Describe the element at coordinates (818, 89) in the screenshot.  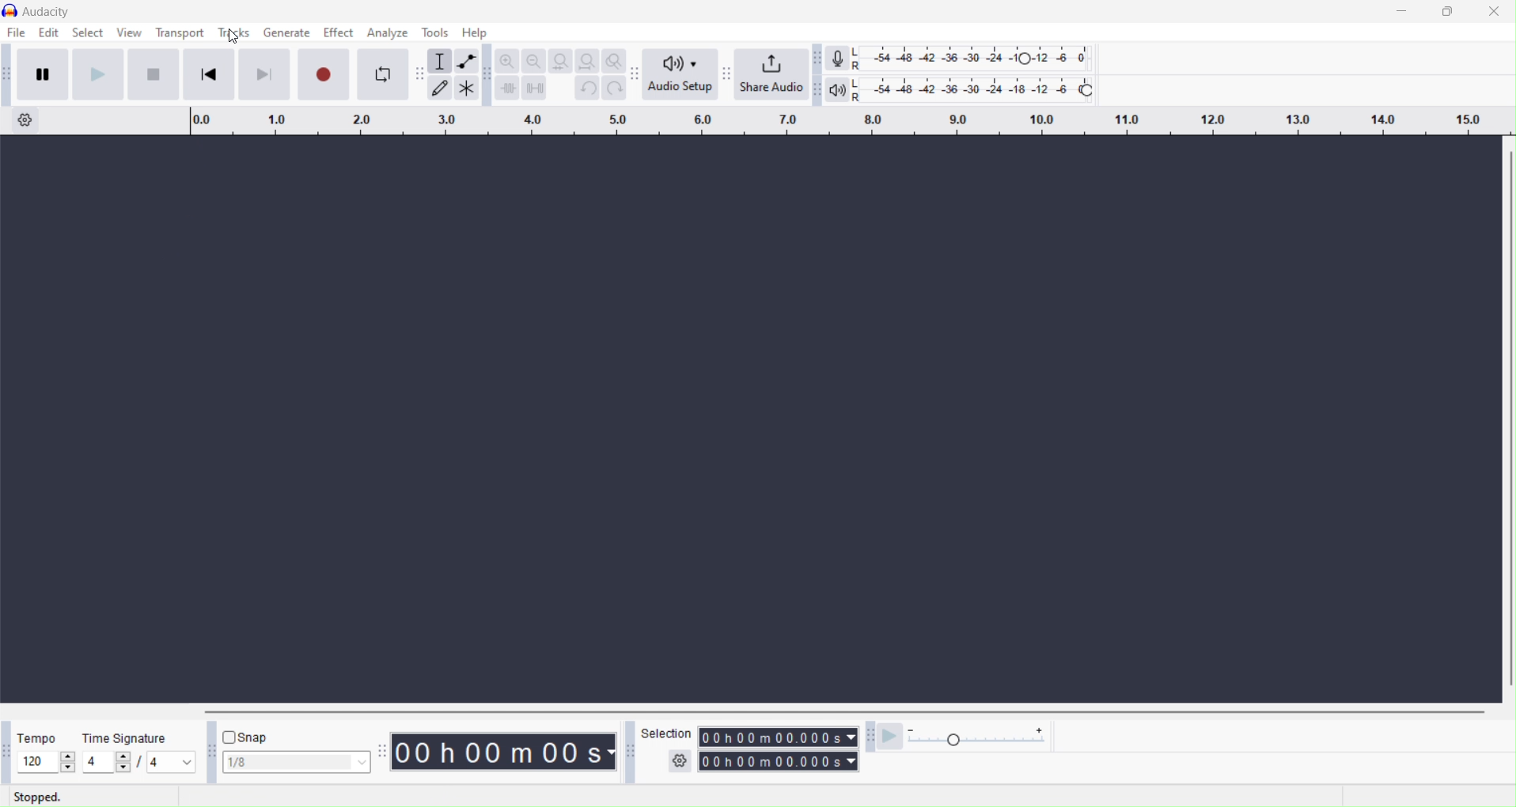
I see `Audacity playback meter toolbar` at that location.